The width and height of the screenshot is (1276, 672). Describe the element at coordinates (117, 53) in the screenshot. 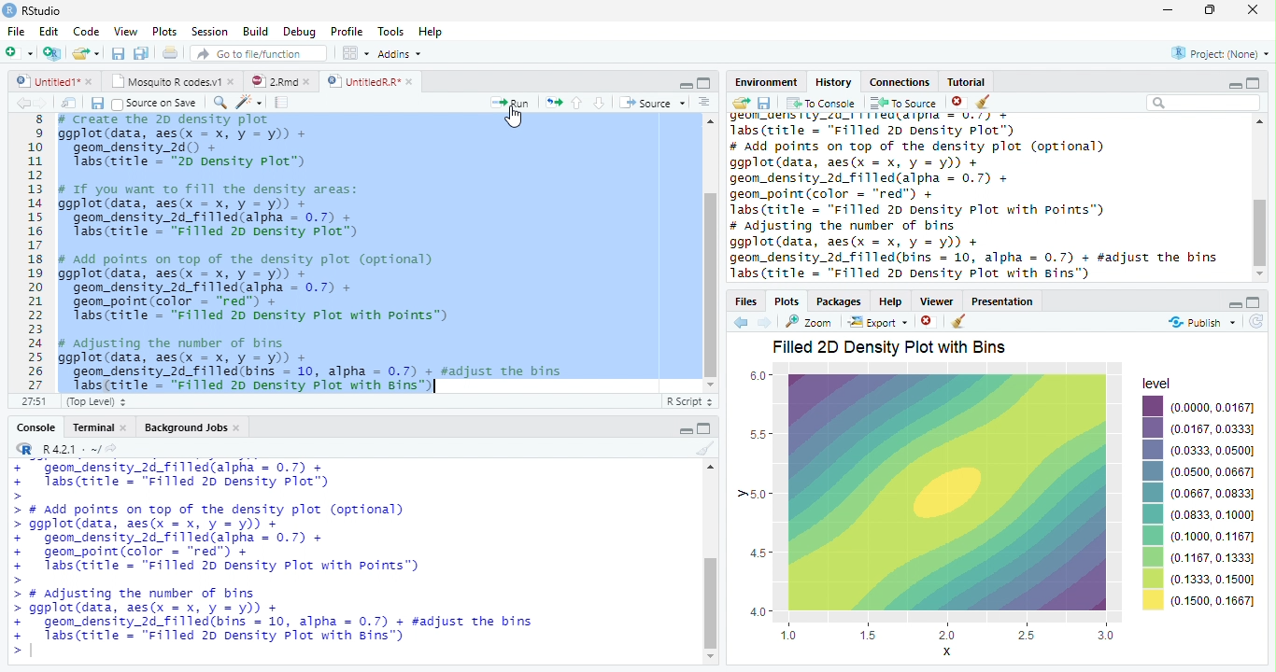

I see `save current document` at that location.